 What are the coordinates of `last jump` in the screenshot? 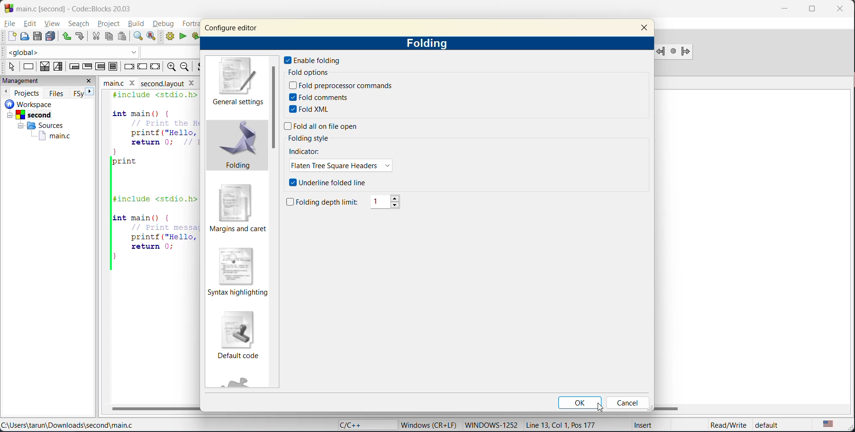 It's located at (674, 51).